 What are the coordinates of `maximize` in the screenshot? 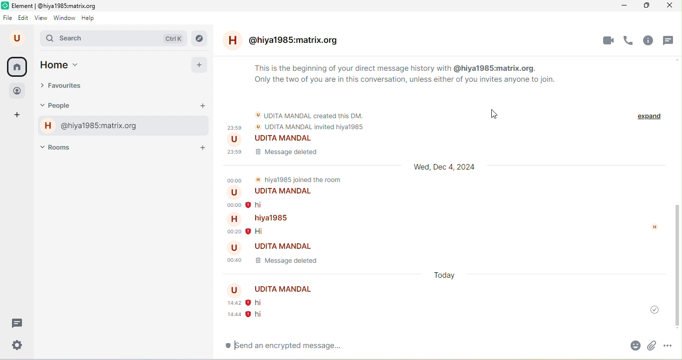 It's located at (644, 6).